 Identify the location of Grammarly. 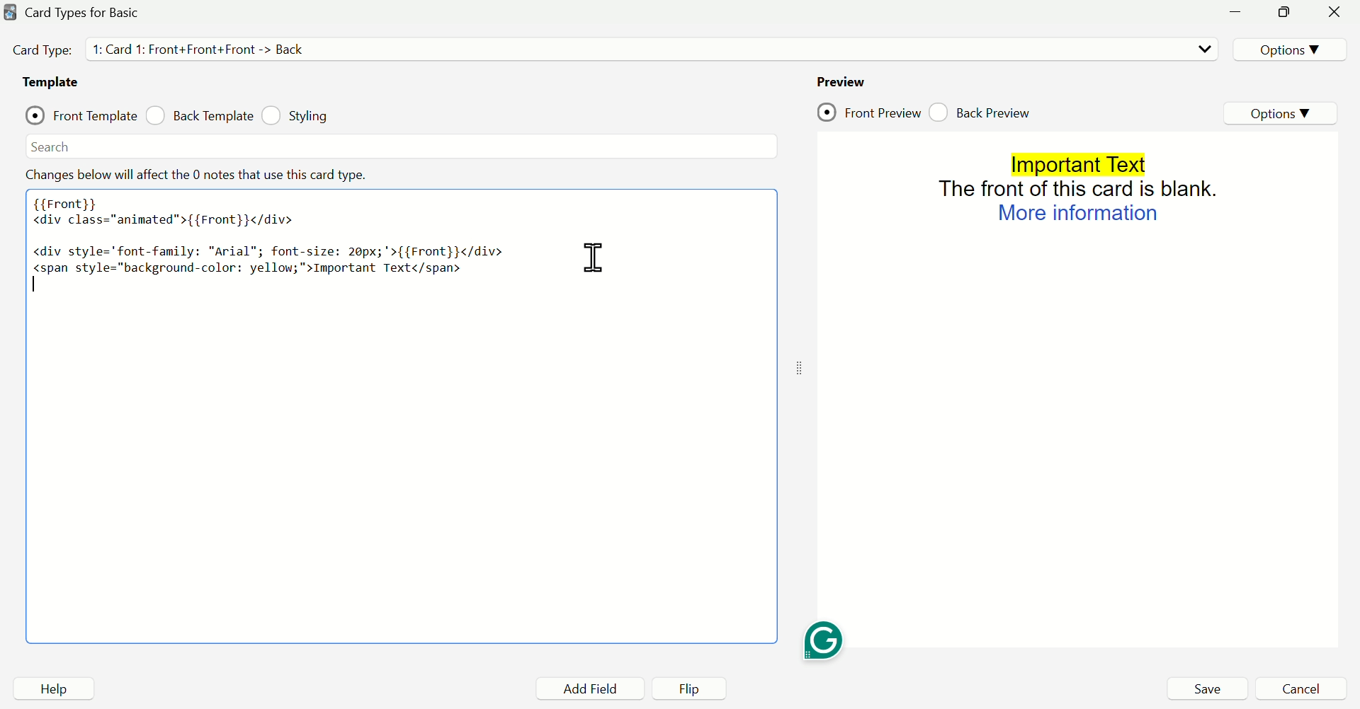
(824, 639).